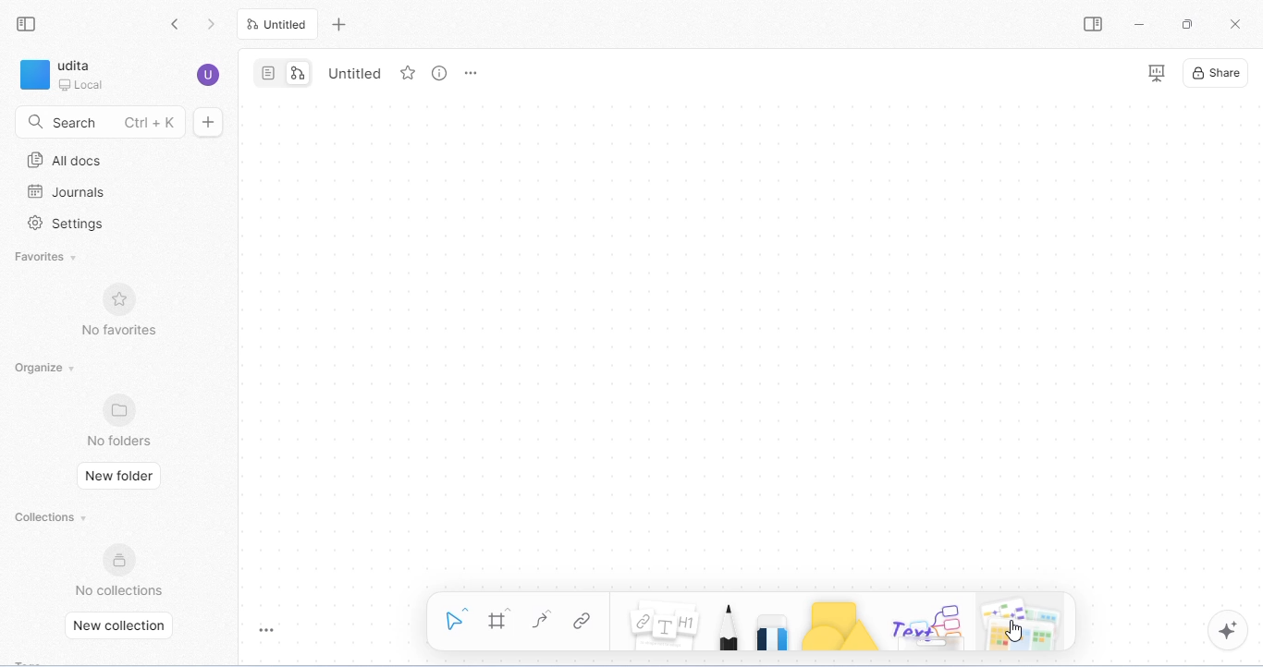  Describe the element at coordinates (125, 626) in the screenshot. I see `new collection` at that location.